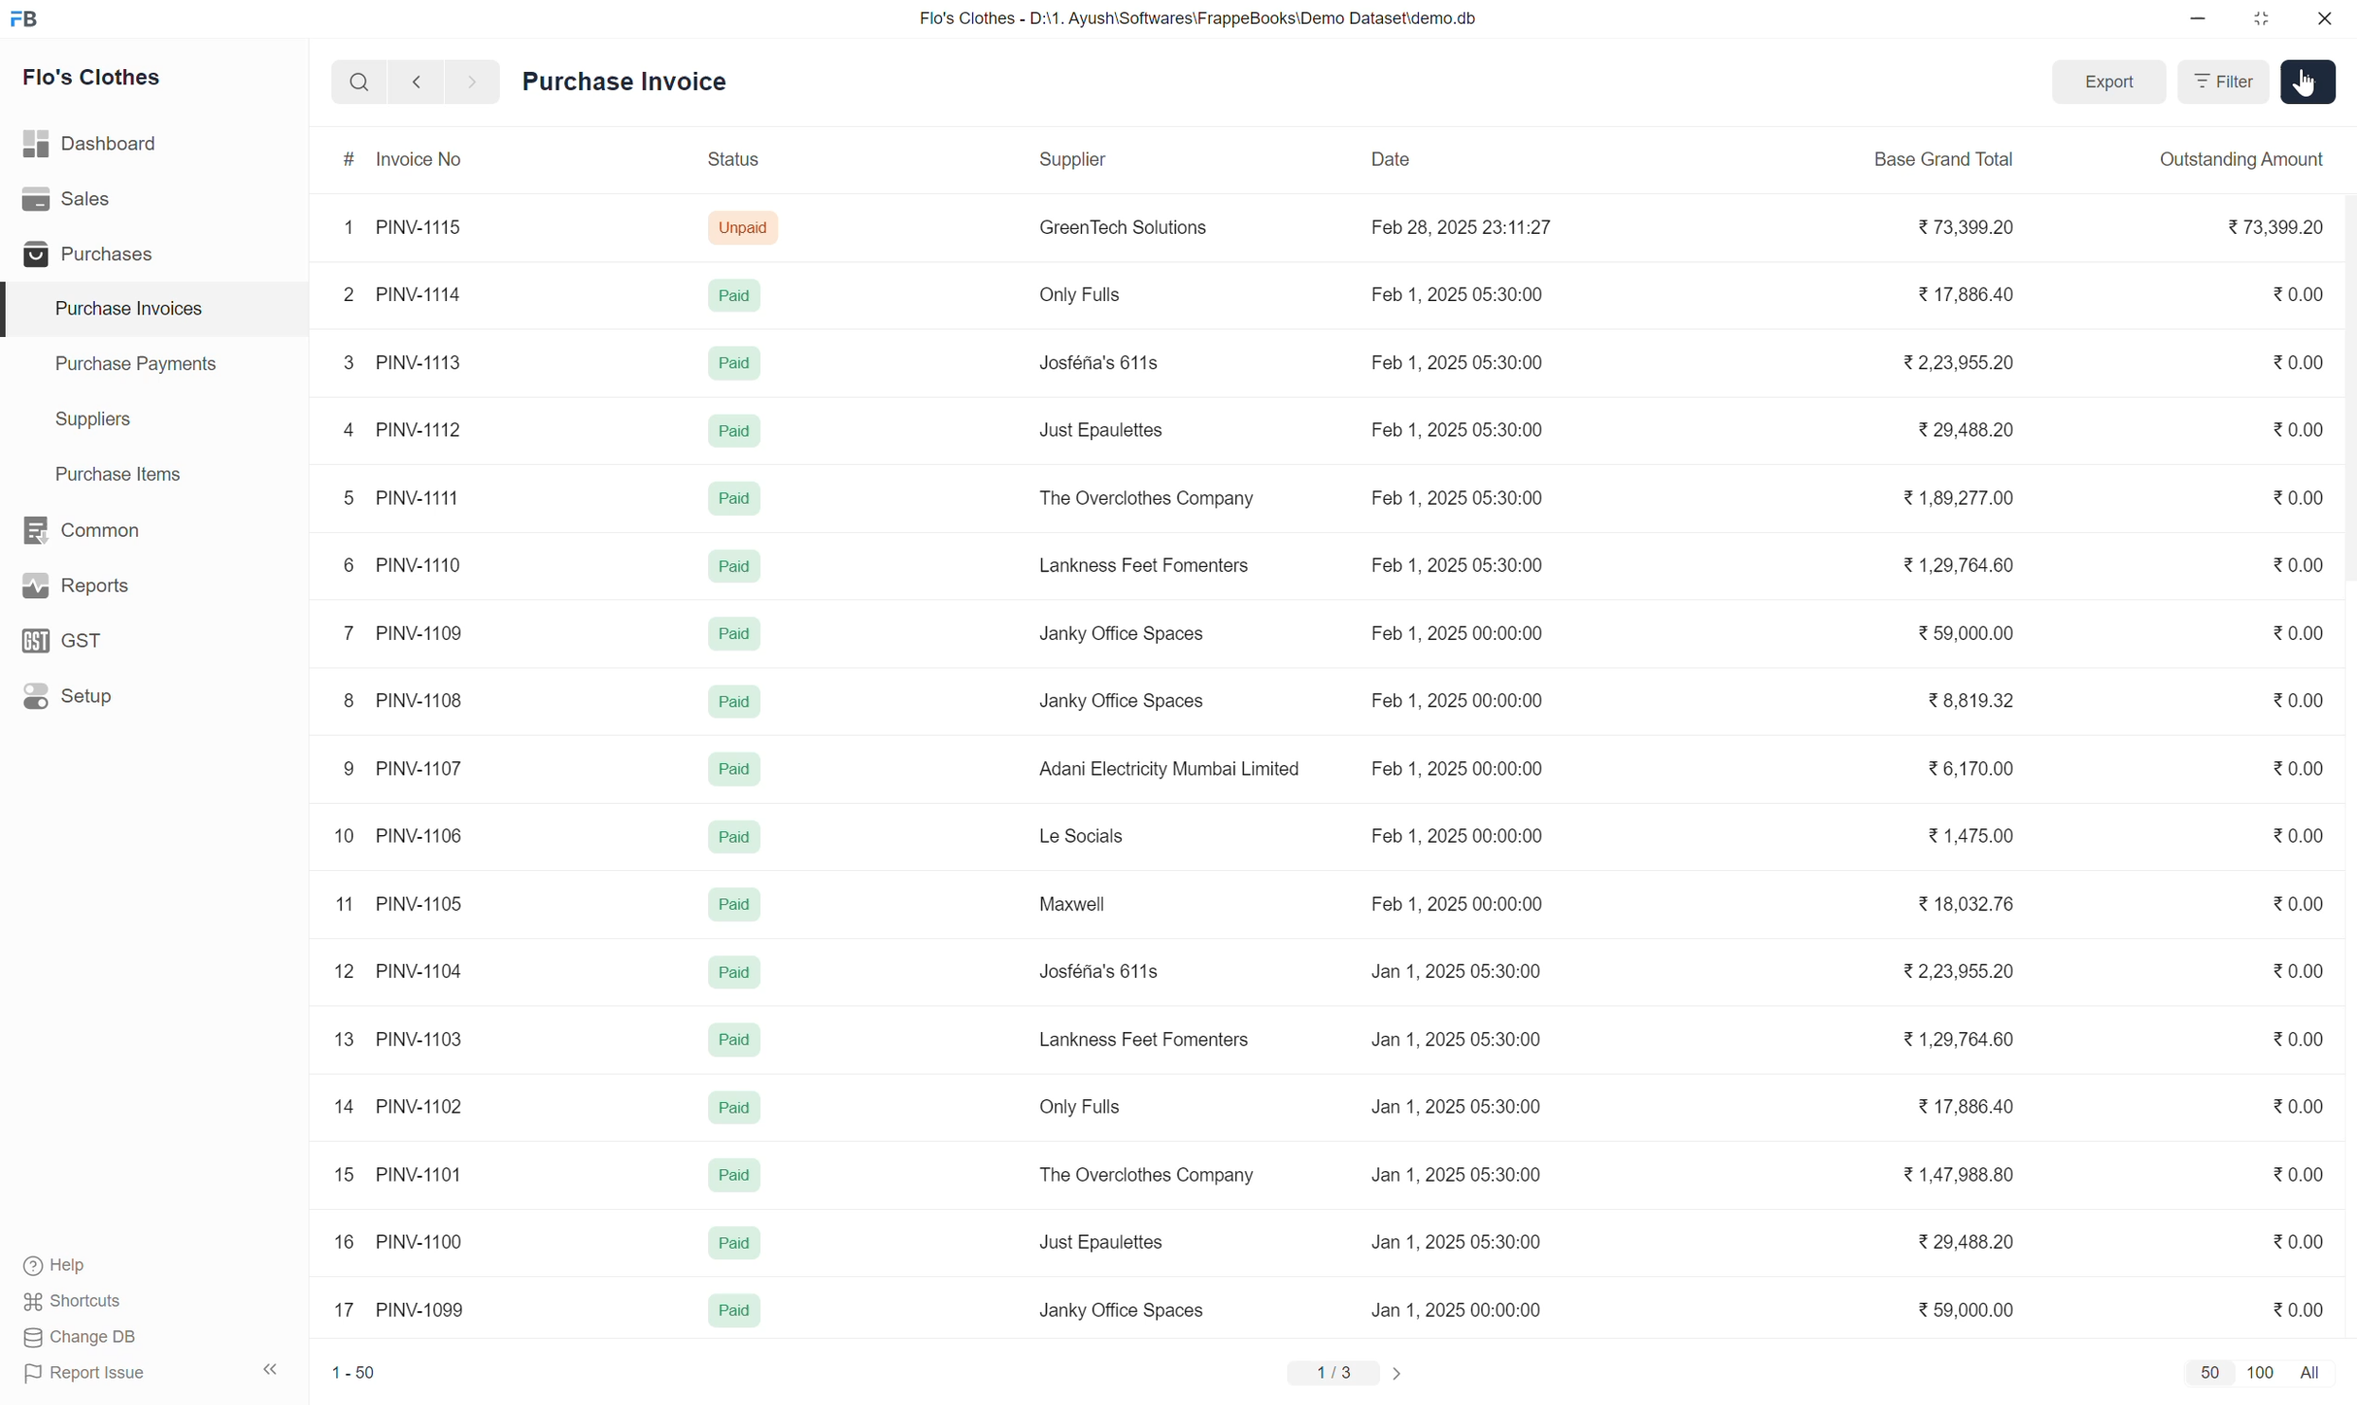  What do you see at coordinates (421, 1176) in the screenshot?
I see `PINV-1101` at bounding box center [421, 1176].